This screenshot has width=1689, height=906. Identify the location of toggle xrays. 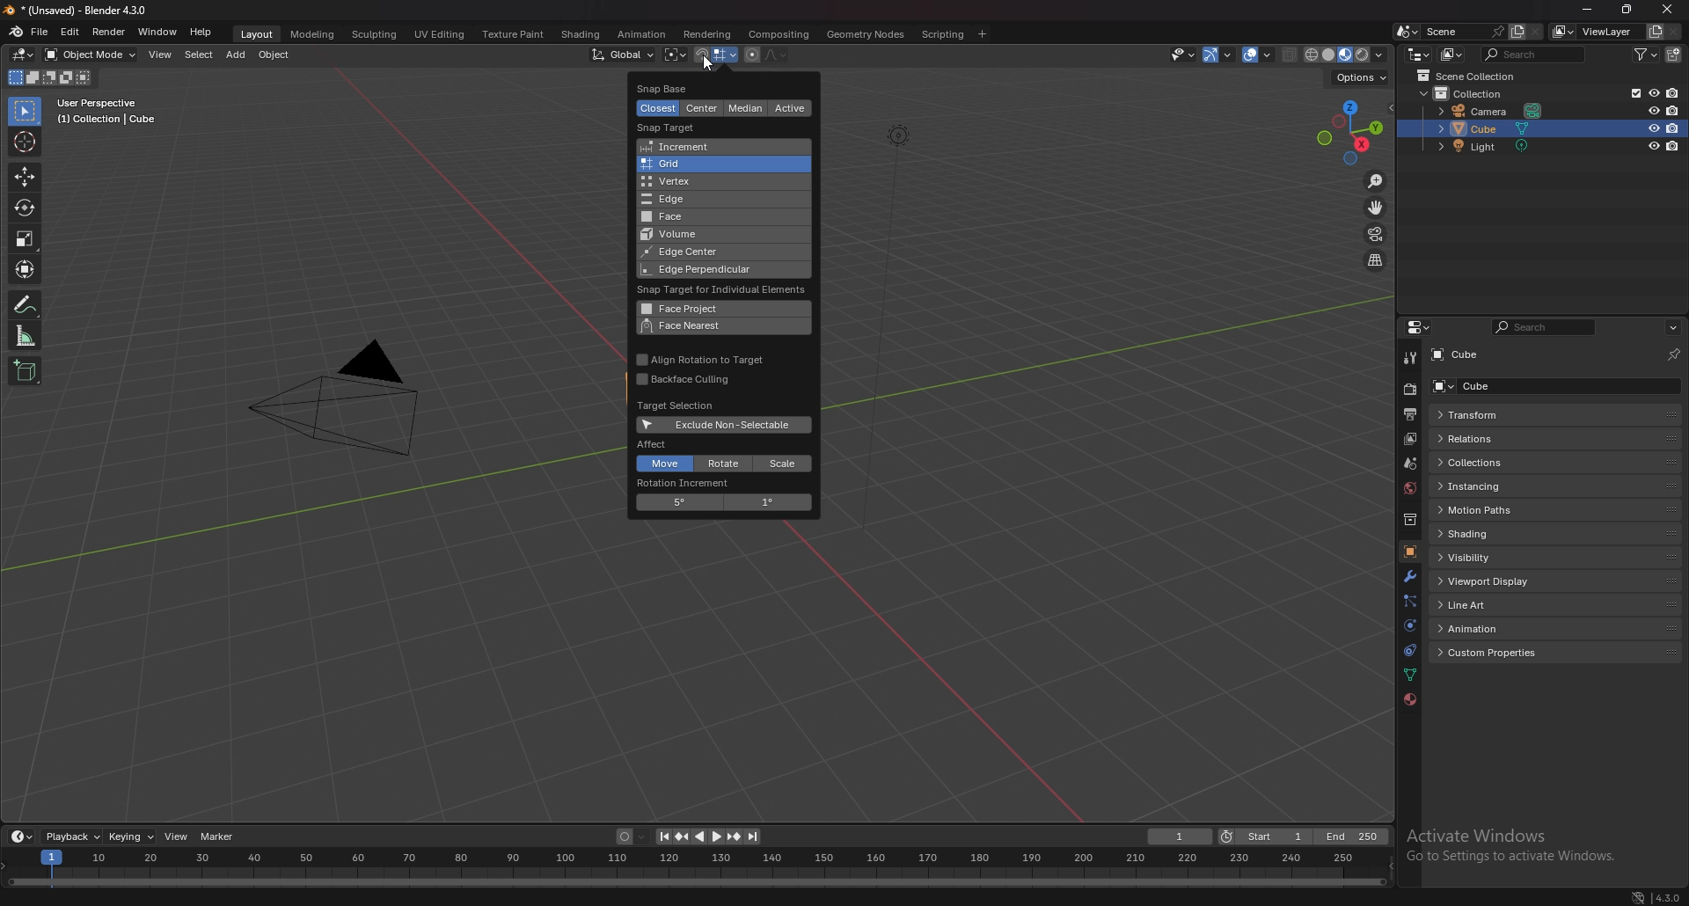
(1291, 55).